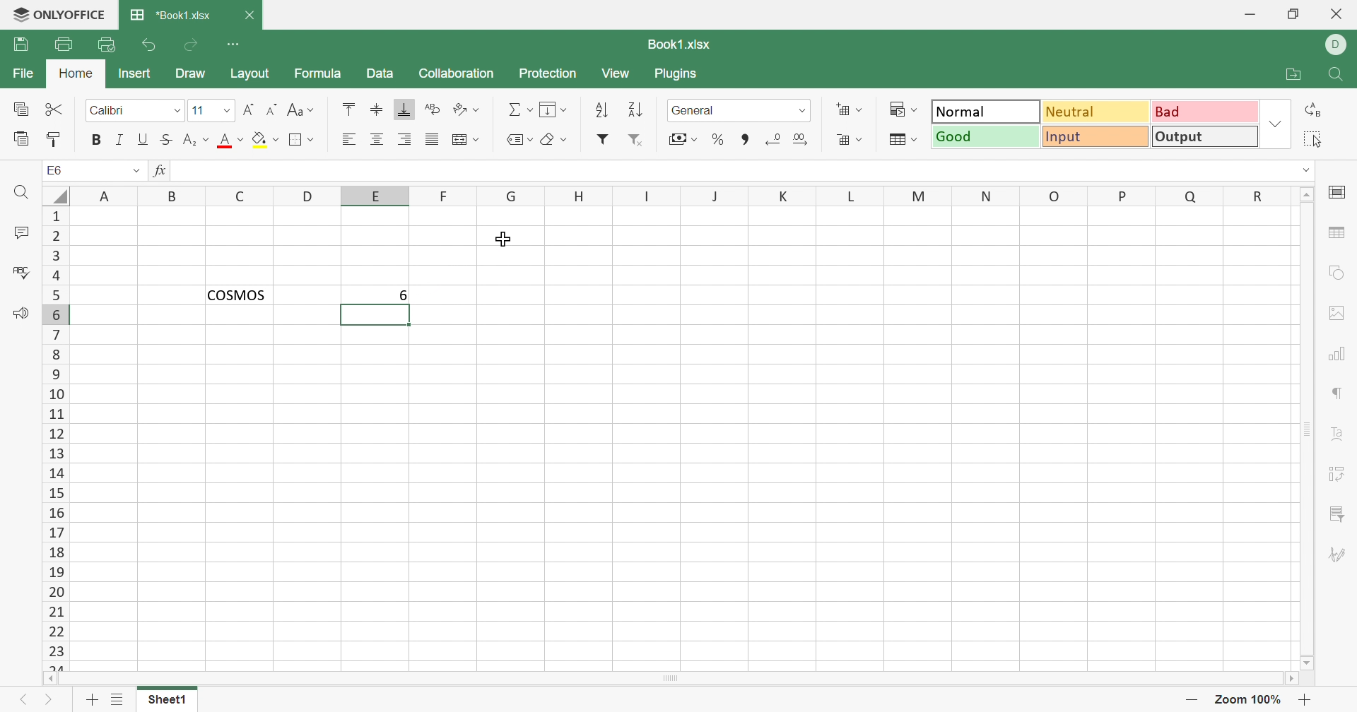 The height and width of the screenshot is (712, 1357). Describe the element at coordinates (639, 110) in the screenshot. I see `Sort descending` at that location.